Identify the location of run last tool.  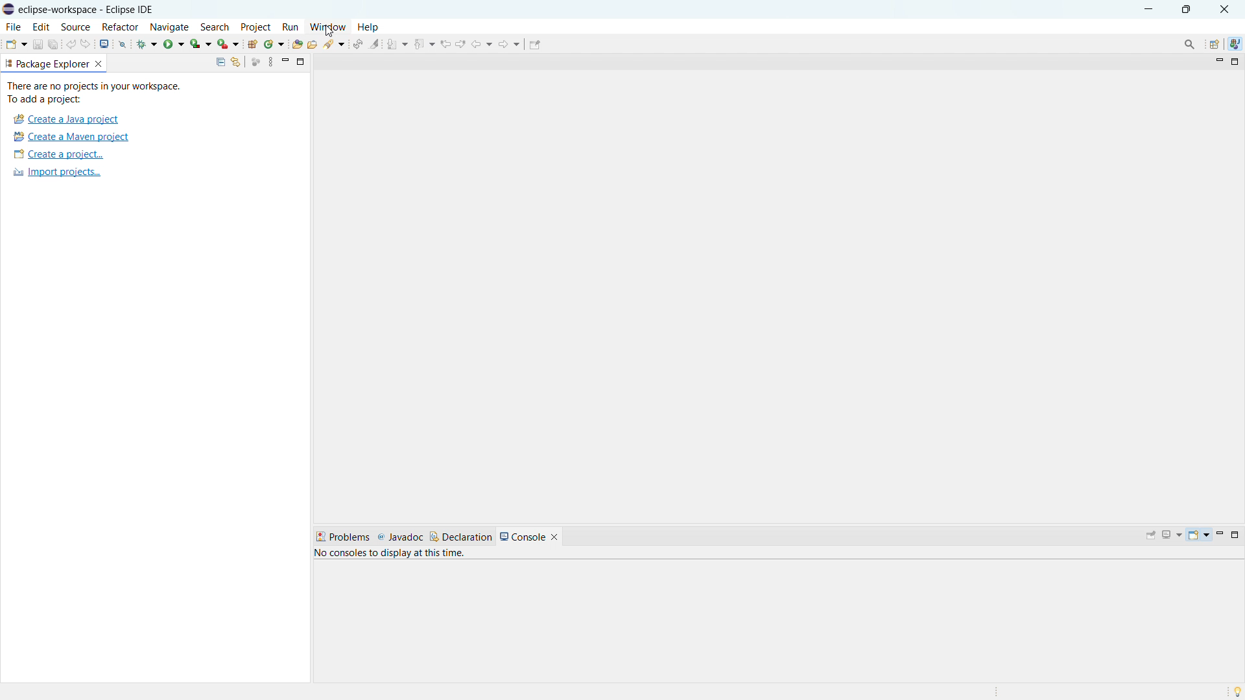
(227, 43).